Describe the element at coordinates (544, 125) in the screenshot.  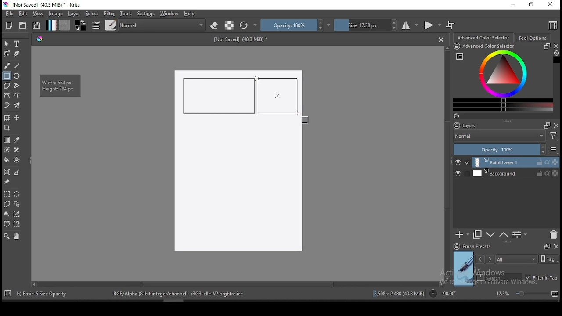
I see `Frames` at that location.